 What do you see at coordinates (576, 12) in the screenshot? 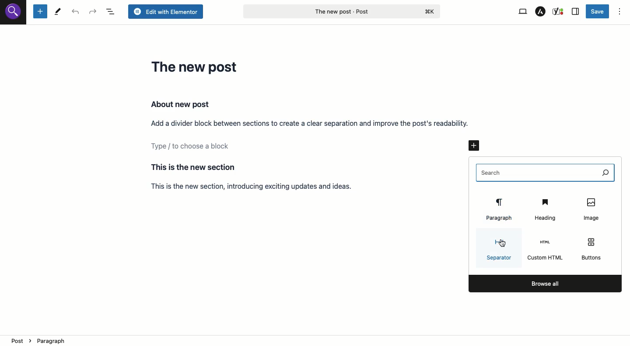
I see `Sidebar` at bounding box center [576, 12].